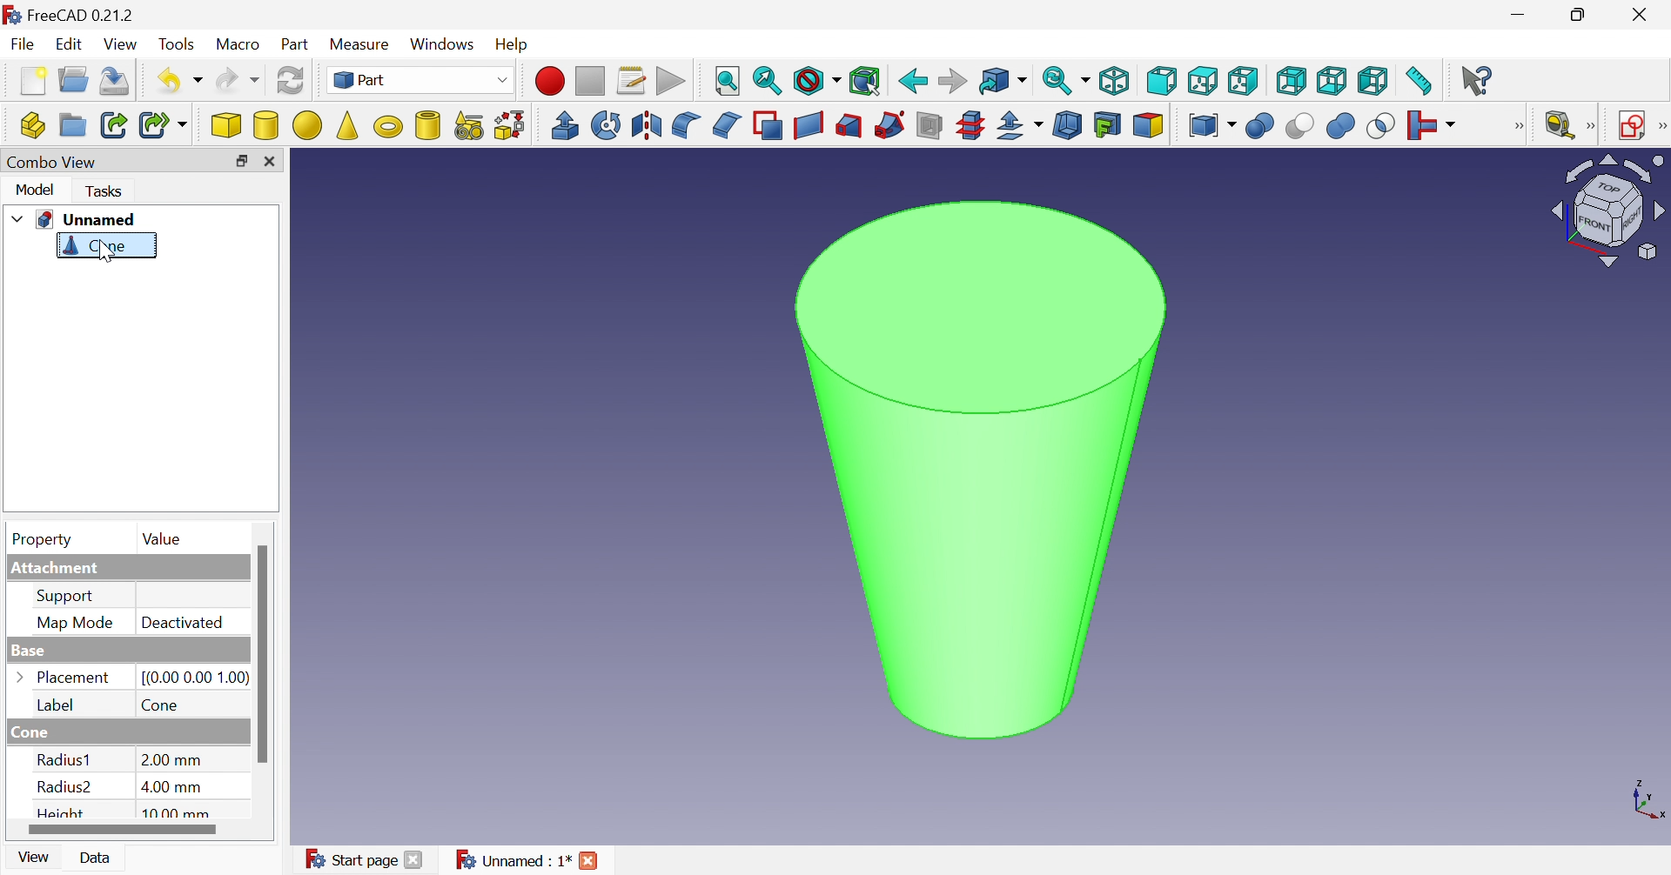 The width and height of the screenshot is (1671, 875). I want to click on Fillet, so click(688, 127).